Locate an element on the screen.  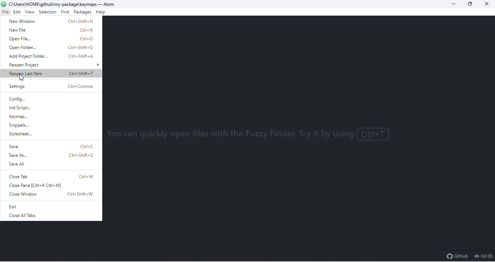
close all tabs is located at coordinates (46, 216).